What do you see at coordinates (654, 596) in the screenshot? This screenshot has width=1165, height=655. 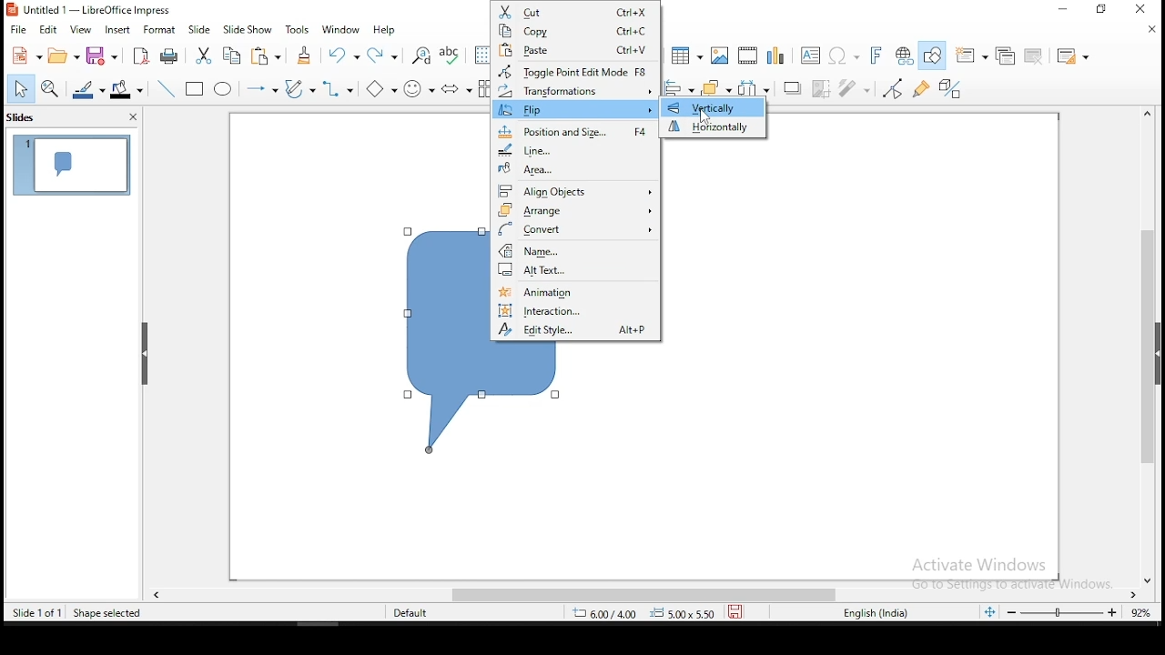 I see `scroll bar` at bounding box center [654, 596].